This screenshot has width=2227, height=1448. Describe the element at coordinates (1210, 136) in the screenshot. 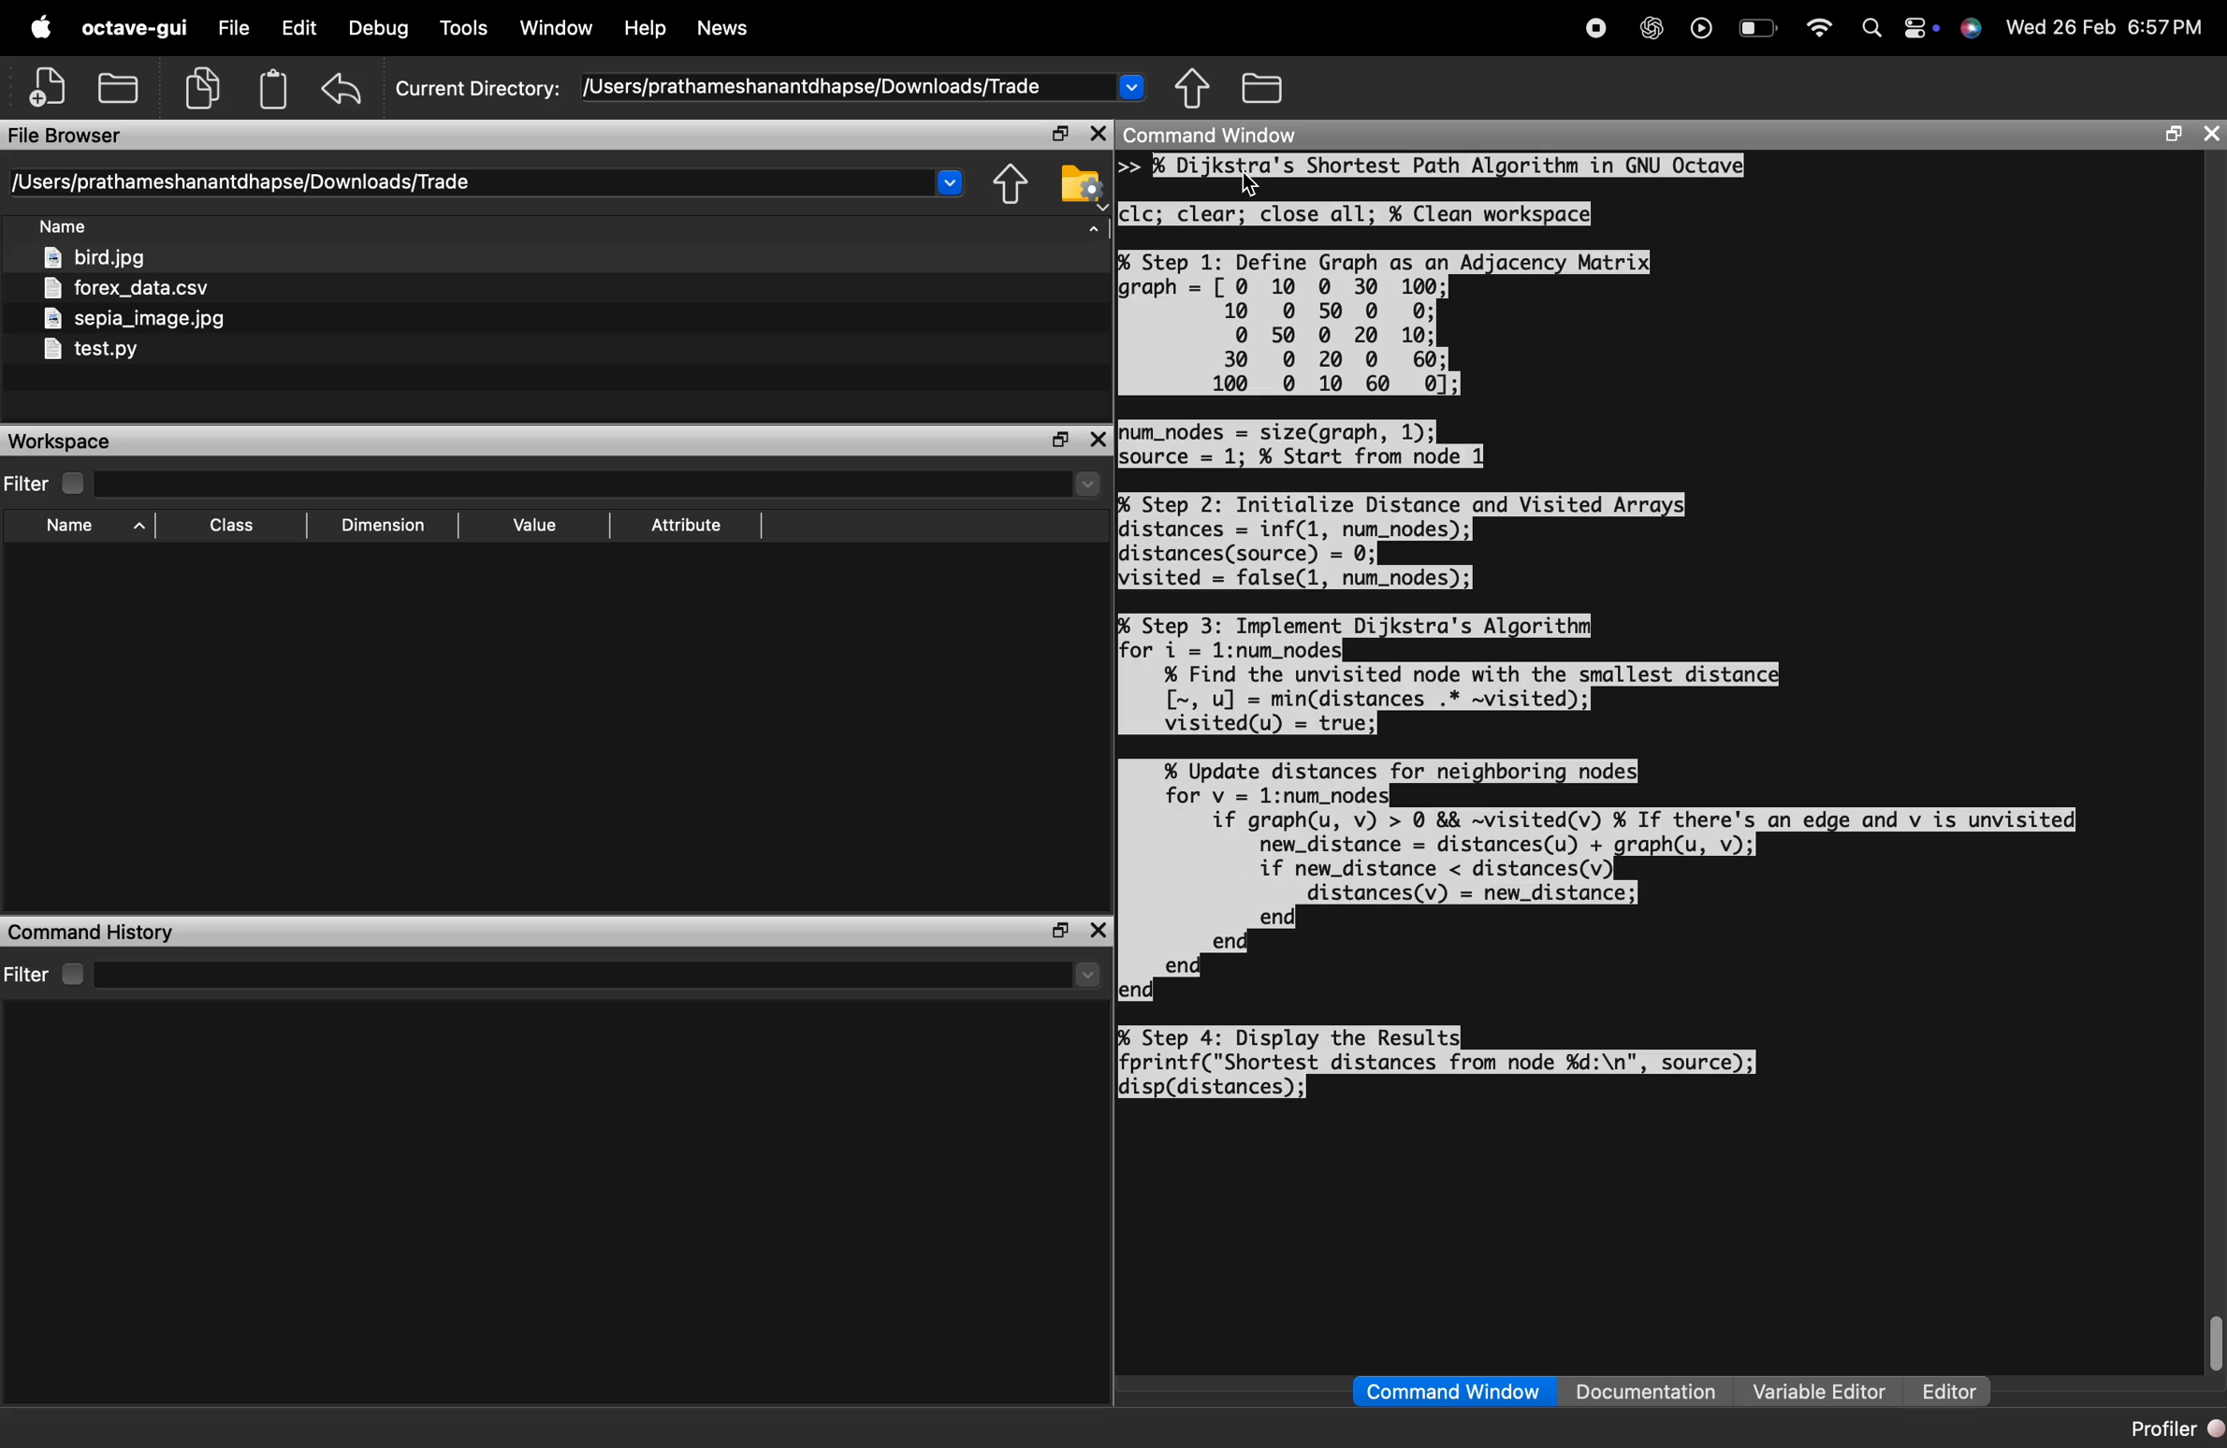

I see `command window` at that location.